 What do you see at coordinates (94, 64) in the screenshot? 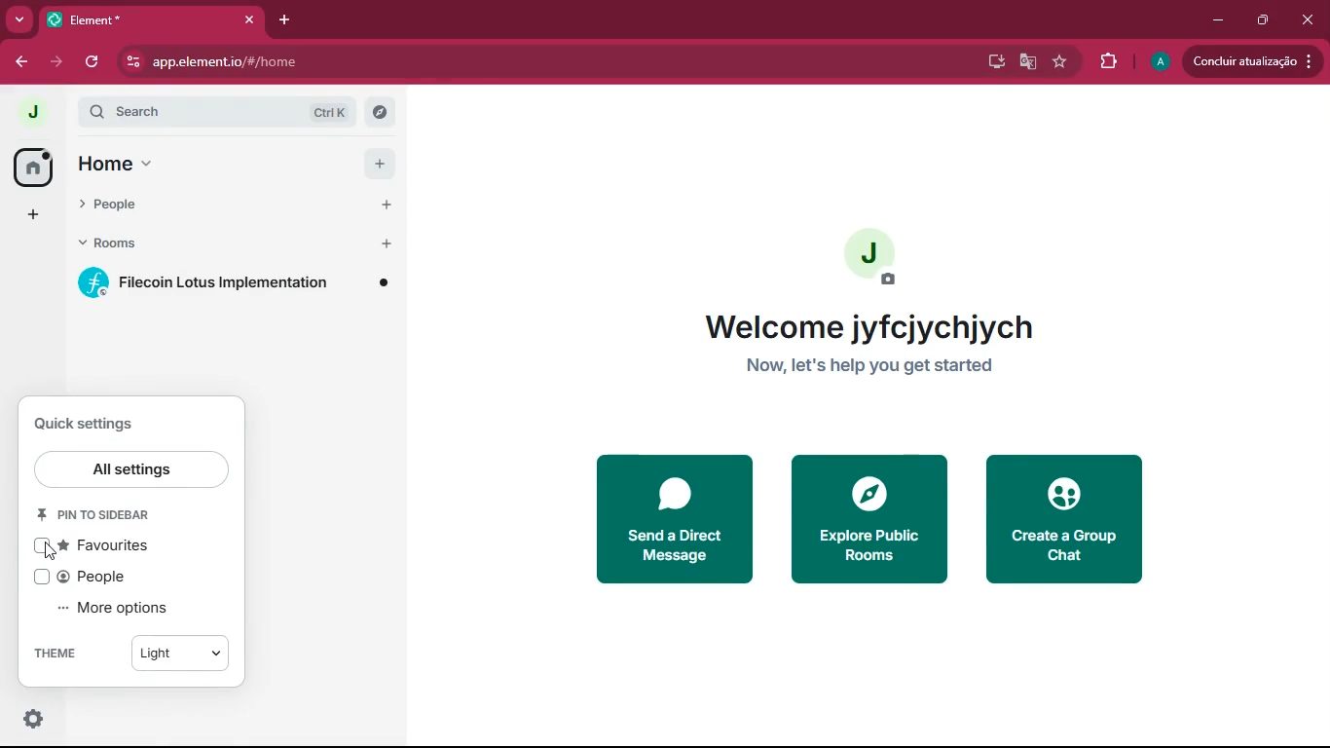
I see `refresh` at bounding box center [94, 64].